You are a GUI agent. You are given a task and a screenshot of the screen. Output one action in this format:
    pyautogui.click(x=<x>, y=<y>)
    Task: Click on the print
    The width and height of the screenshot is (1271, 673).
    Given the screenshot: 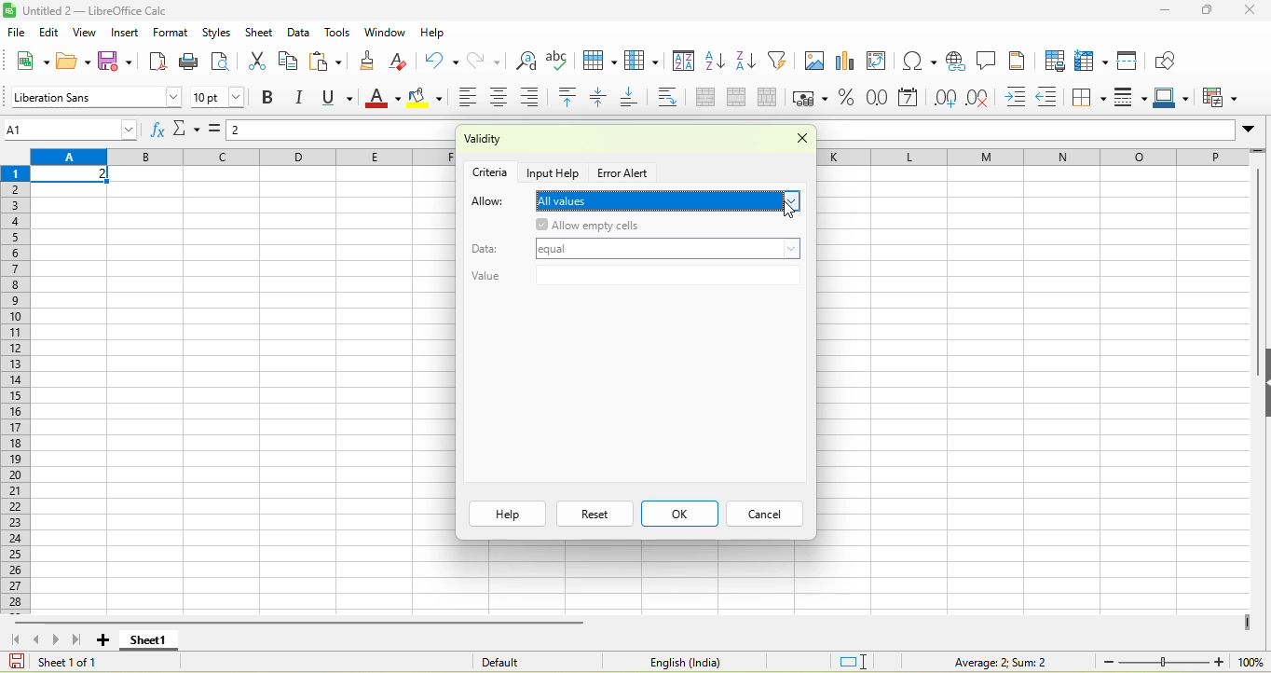 What is the action you would take?
    pyautogui.click(x=190, y=61)
    